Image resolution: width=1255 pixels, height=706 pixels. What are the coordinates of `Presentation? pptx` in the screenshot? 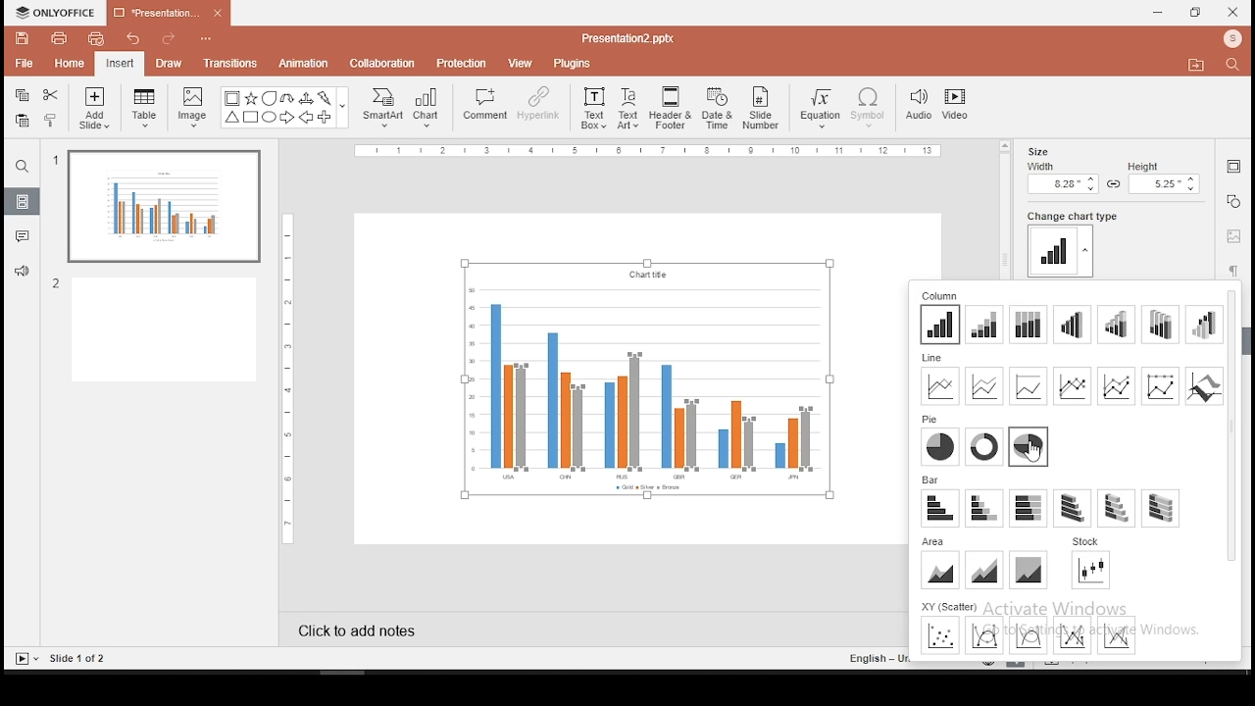 It's located at (626, 38).